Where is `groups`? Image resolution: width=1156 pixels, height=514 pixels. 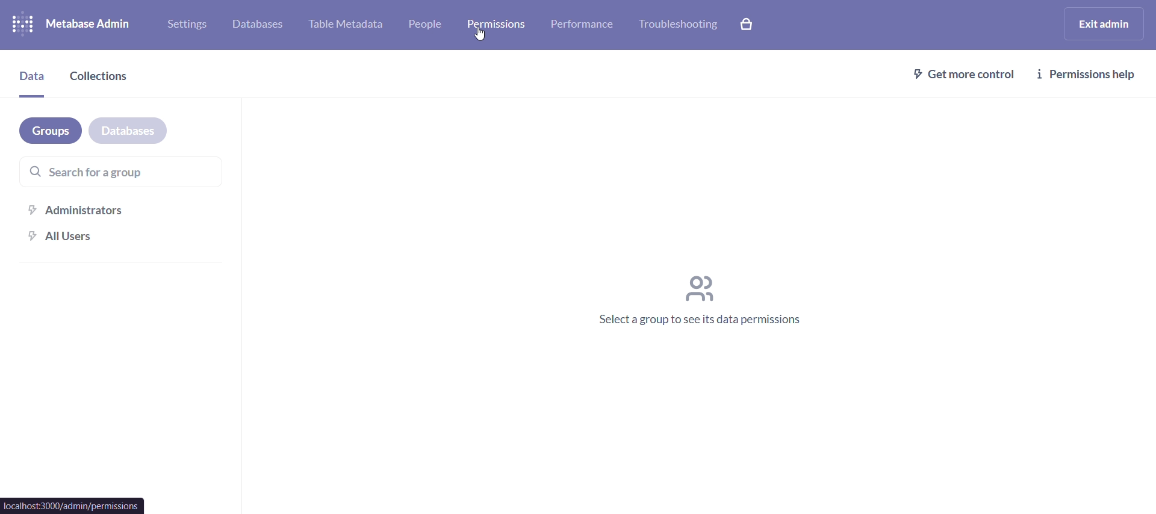
groups is located at coordinates (52, 129).